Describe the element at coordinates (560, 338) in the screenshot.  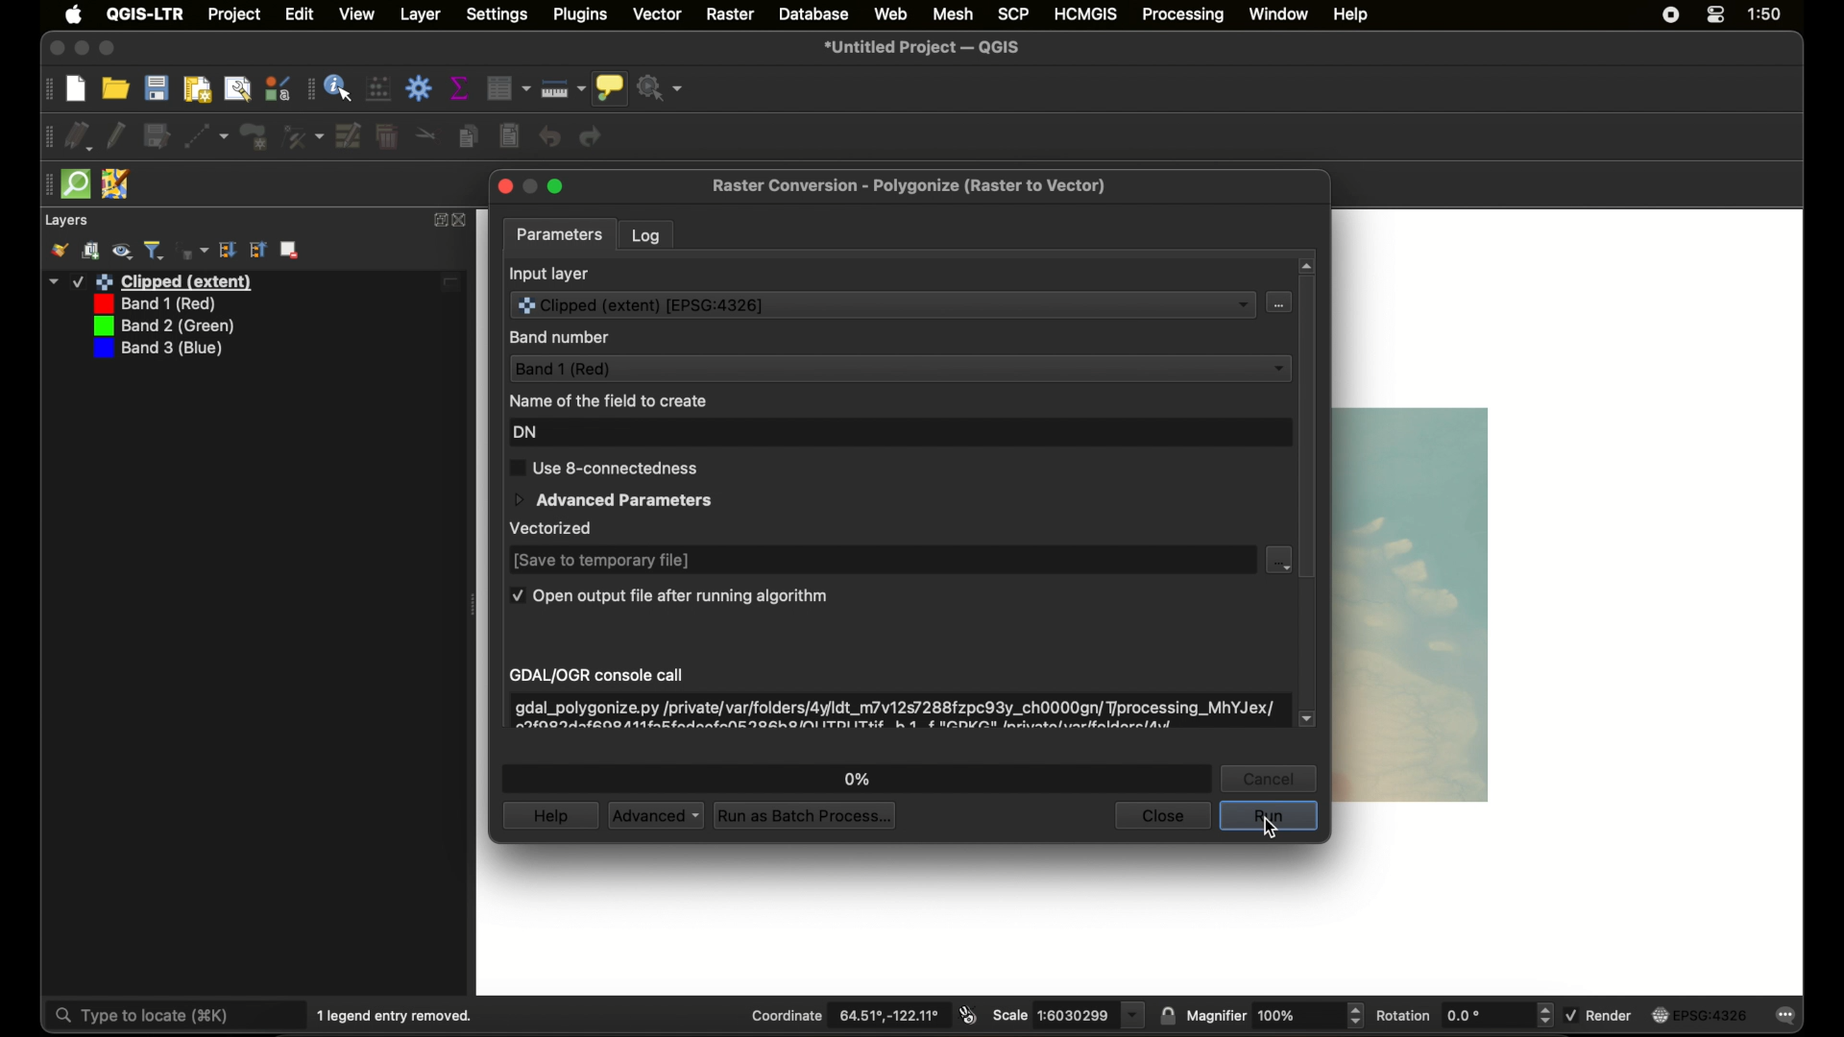
I see `band number` at that location.